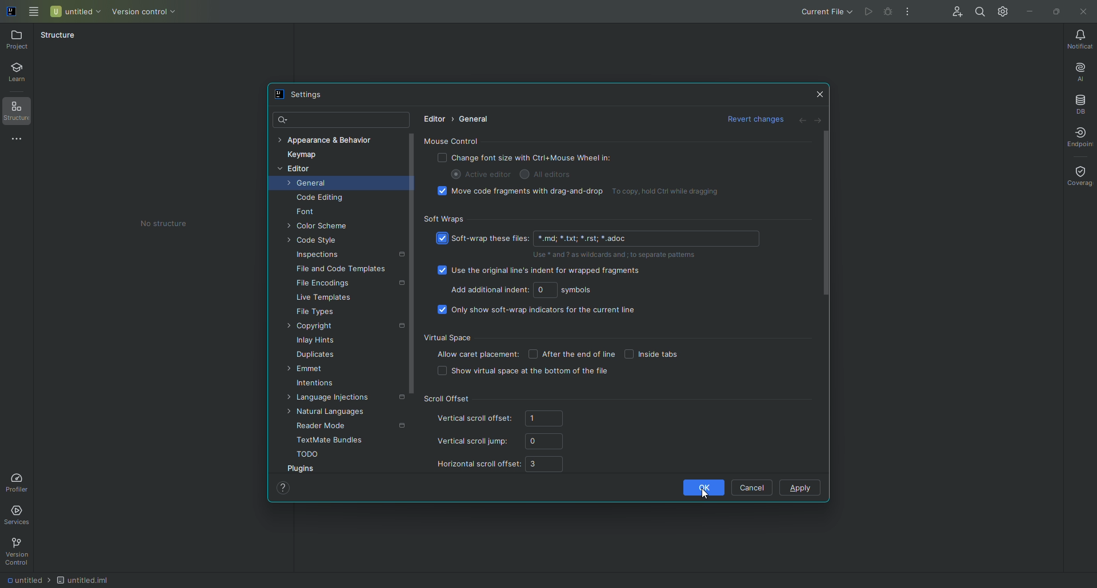 The width and height of the screenshot is (1097, 588). I want to click on Structure, so click(60, 35).